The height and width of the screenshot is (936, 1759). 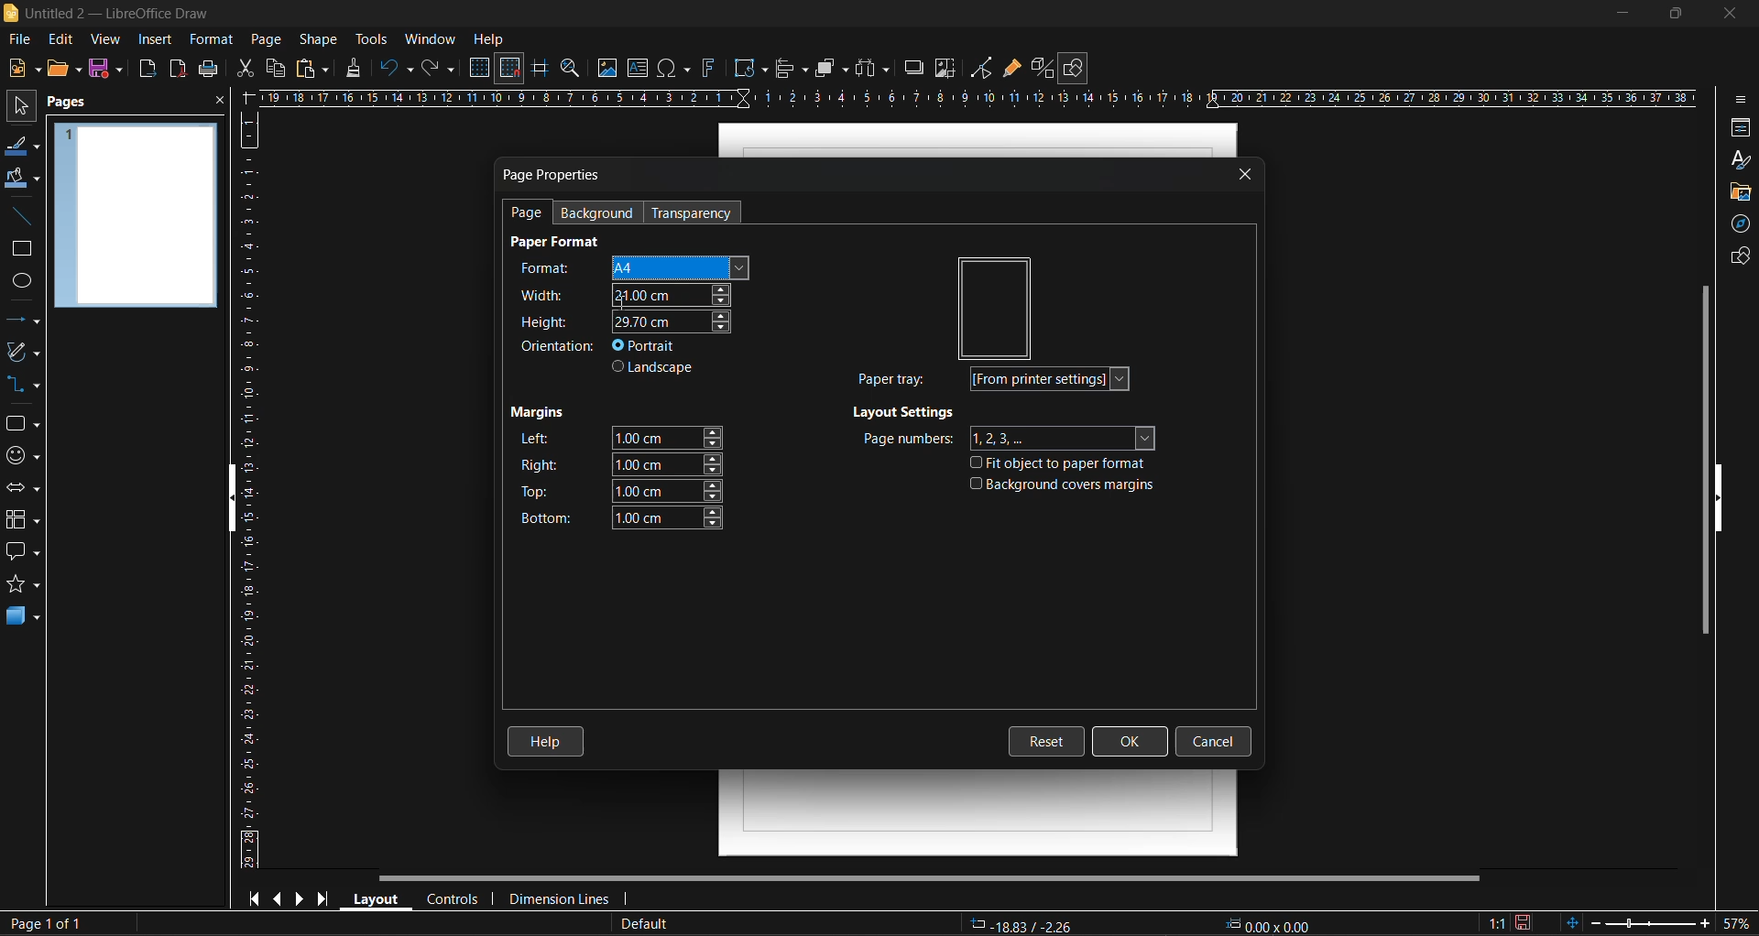 What do you see at coordinates (620, 321) in the screenshot?
I see `height` at bounding box center [620, 321].